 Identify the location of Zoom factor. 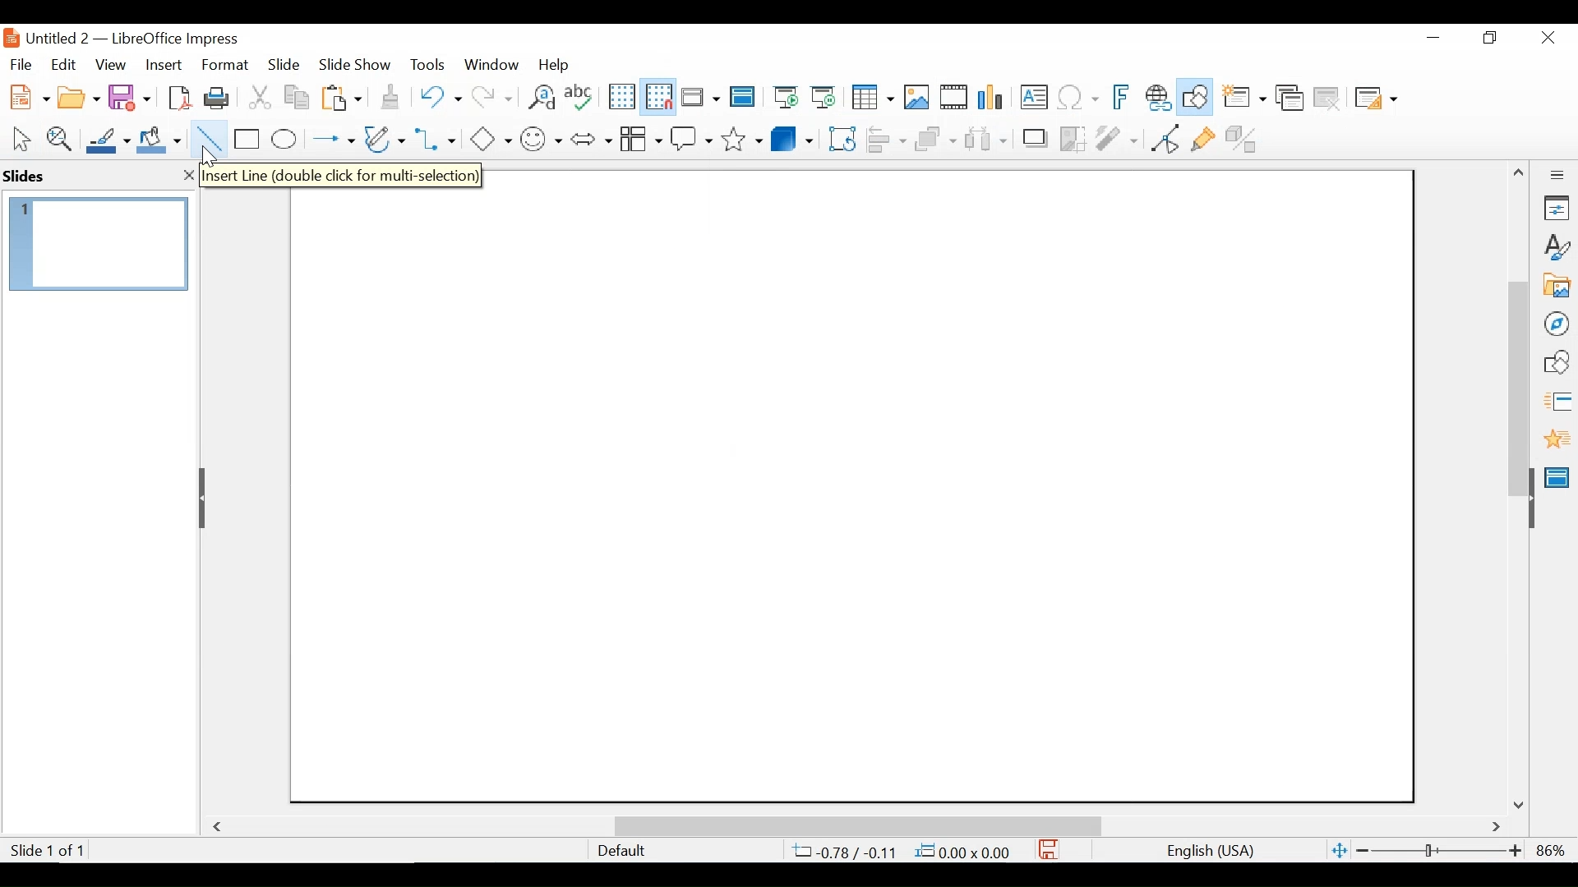
(1553, 848).